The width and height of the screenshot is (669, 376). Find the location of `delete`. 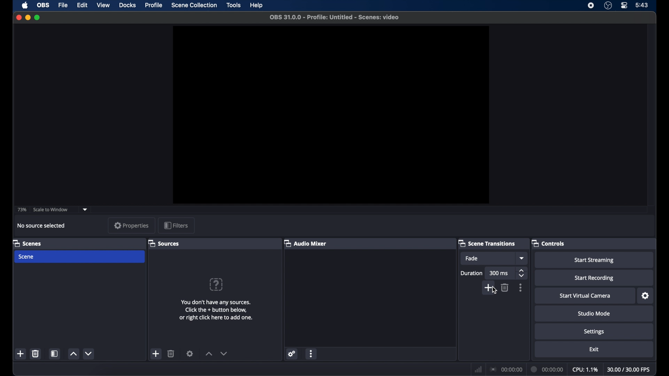

delete is located at coordinates (36, 354).